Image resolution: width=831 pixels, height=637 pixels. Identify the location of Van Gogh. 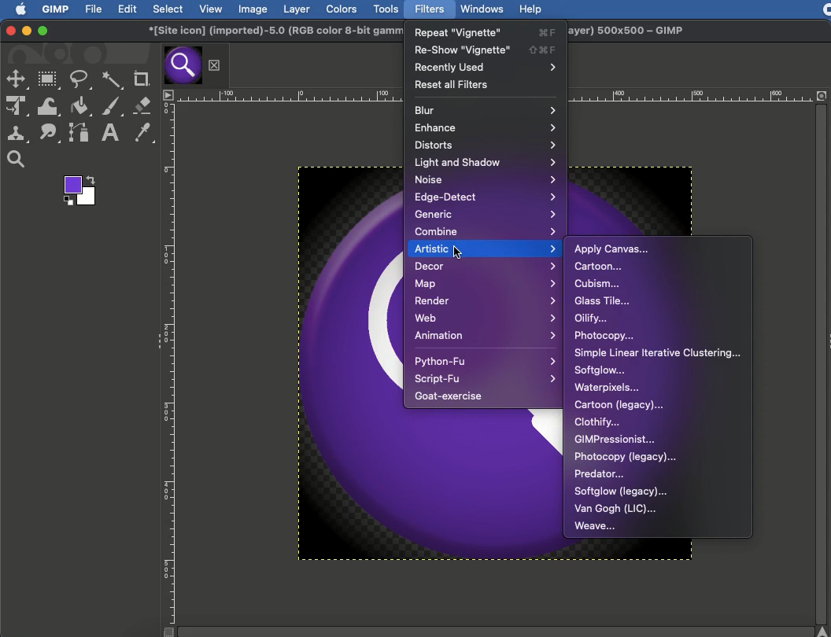
(615, 510).